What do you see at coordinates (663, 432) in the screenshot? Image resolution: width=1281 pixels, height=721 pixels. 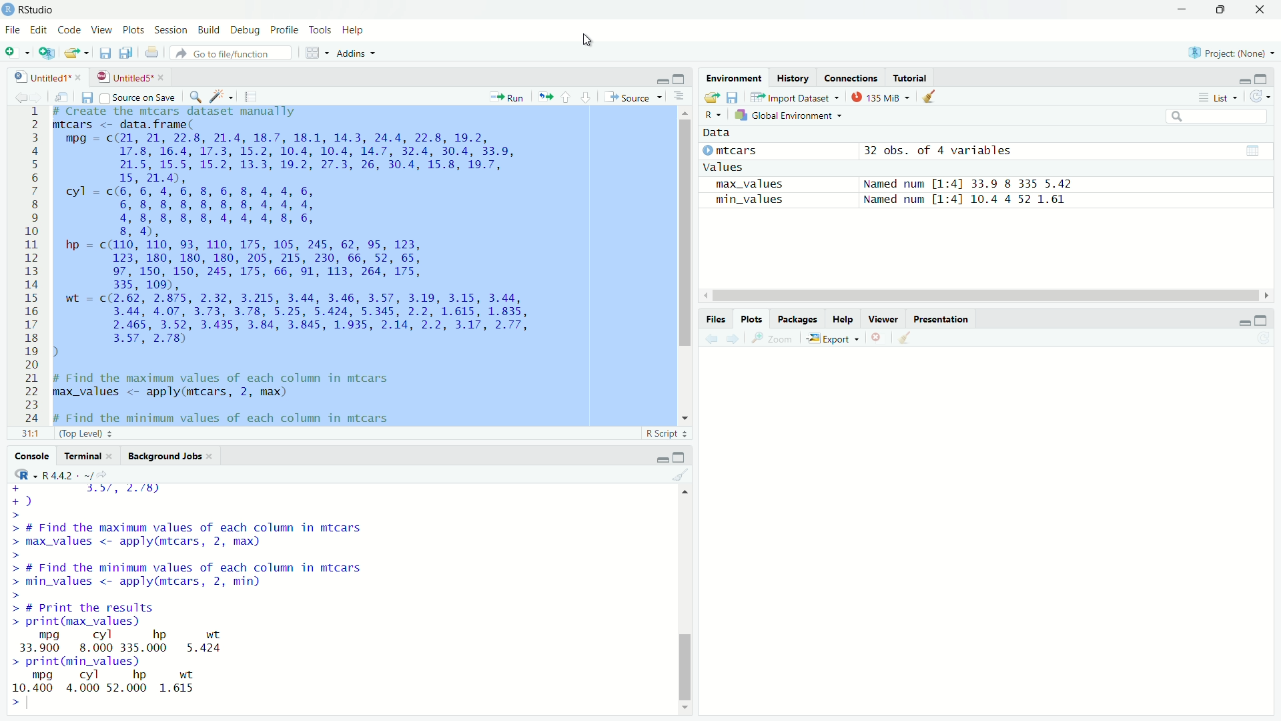 I see `R Script ` at bounding box center [663, 432].